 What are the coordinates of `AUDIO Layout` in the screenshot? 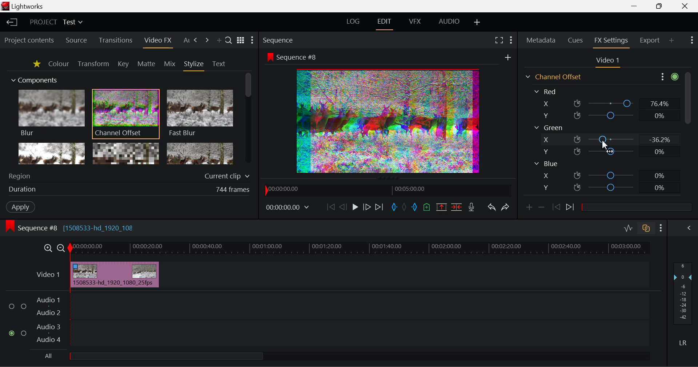 It's located at (450, 23).